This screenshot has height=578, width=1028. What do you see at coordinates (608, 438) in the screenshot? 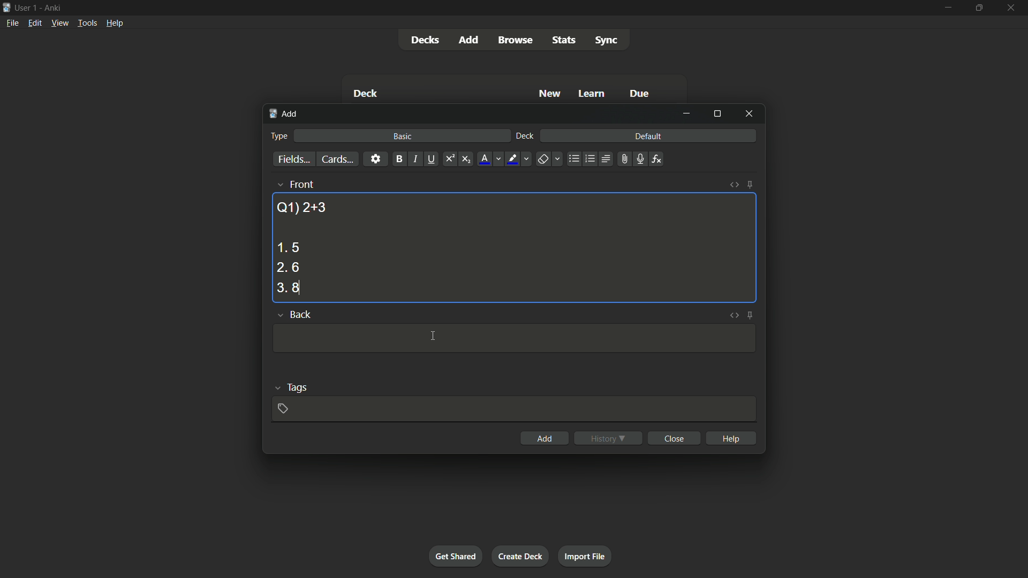
I see `history` at bounding box center [608, 438].